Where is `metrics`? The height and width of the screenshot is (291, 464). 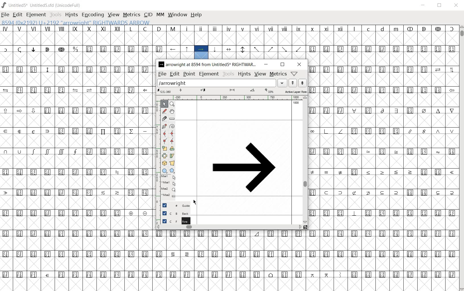
metrics is located at coordinates (278, 73).